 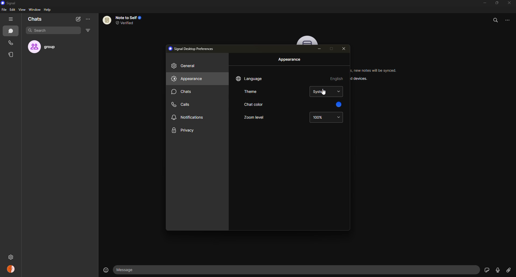 I want to click on minimize, so click(x=320, y=49).